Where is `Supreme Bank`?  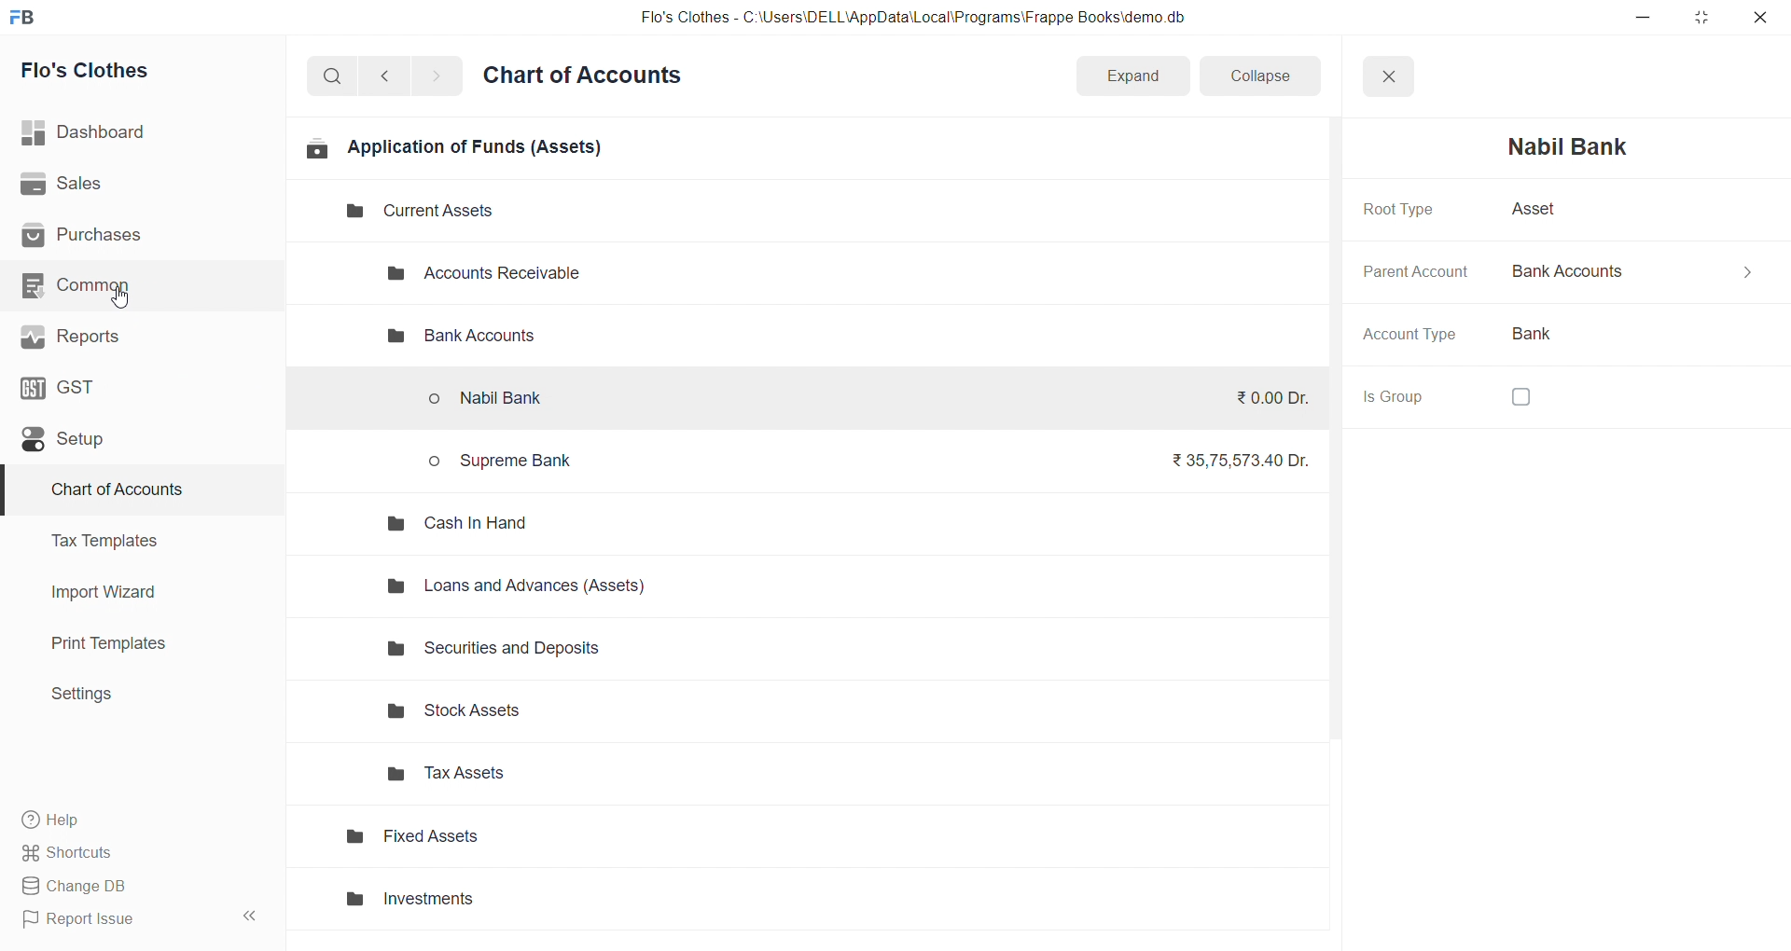
Supreme Bank is located at coordinates (507, 460).